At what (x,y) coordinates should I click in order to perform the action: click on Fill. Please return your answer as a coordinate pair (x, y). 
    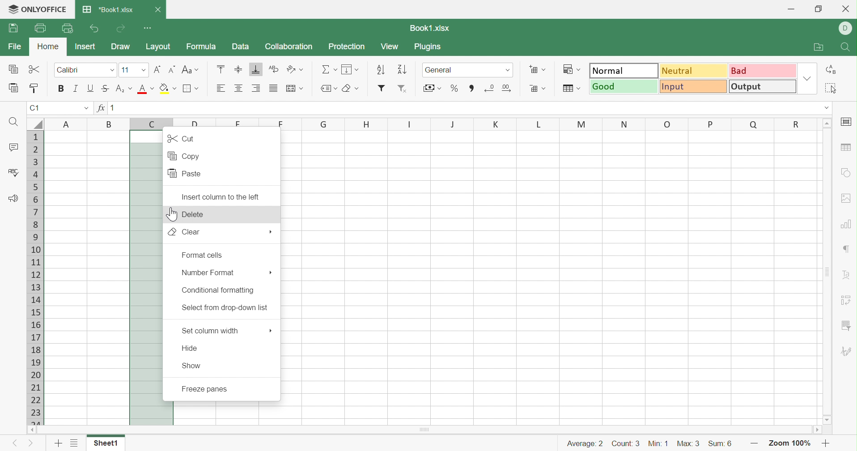
    Looking at the image, I should click on (348, 69).